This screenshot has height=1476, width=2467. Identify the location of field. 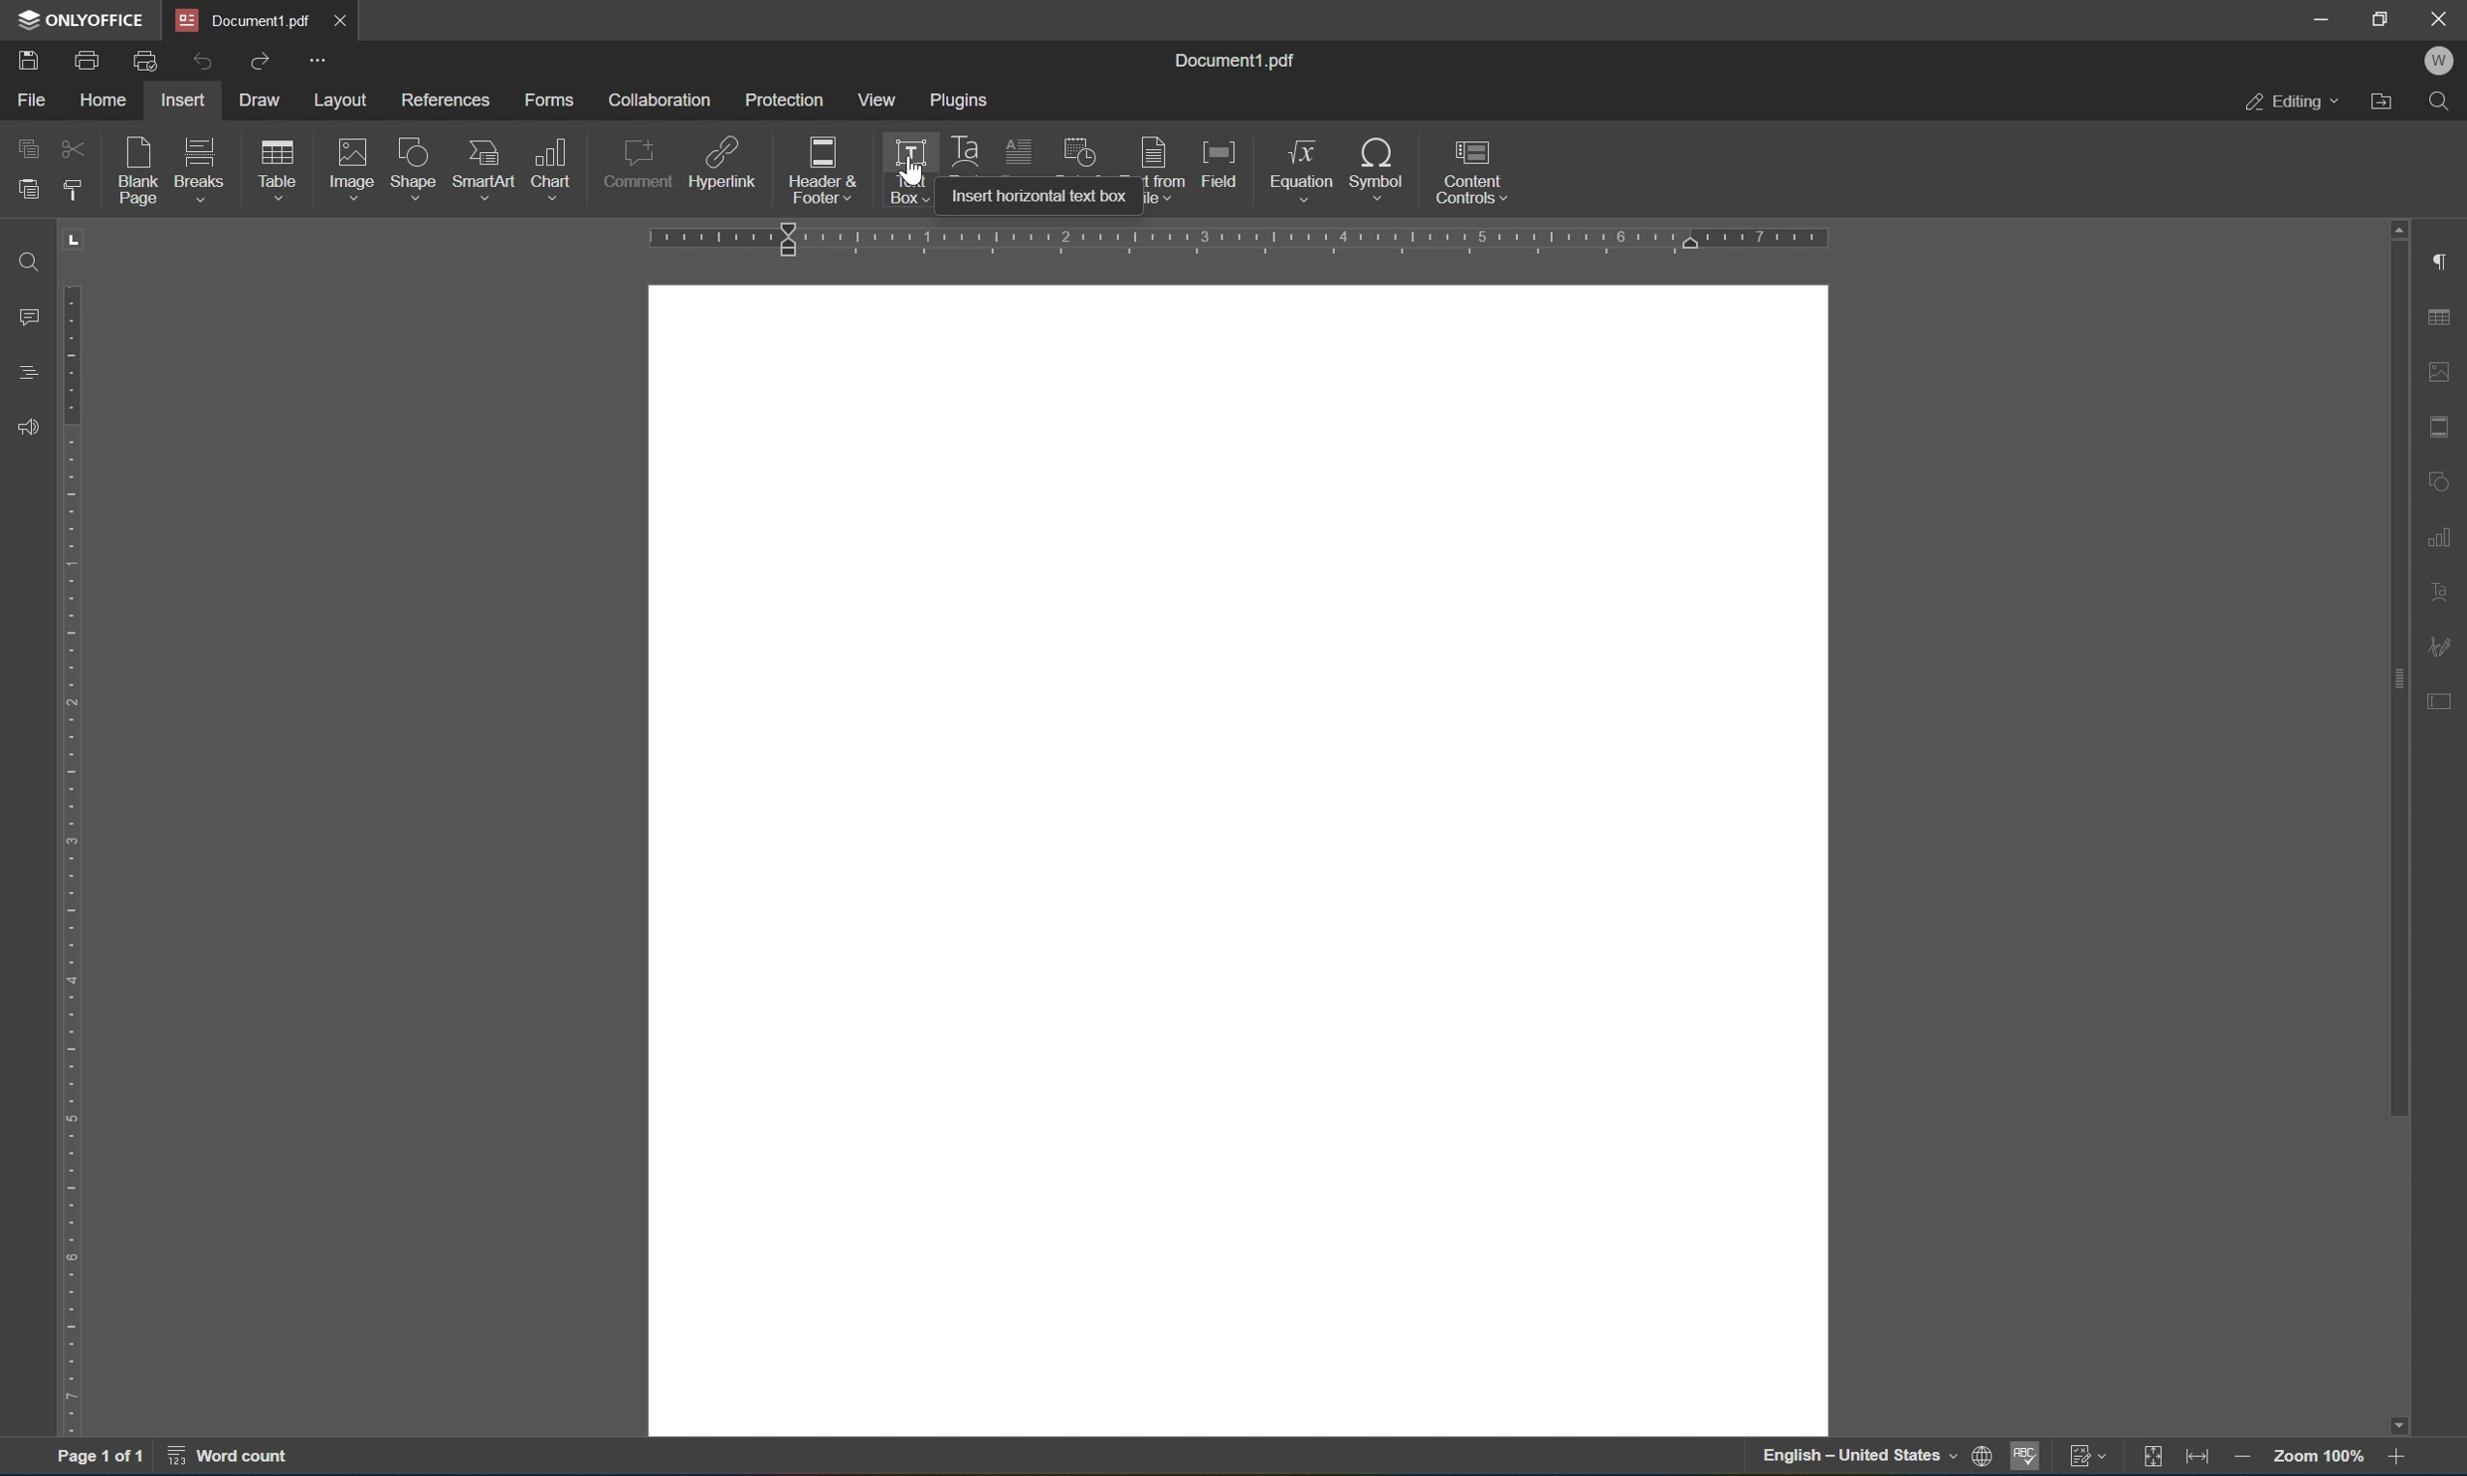
(1221, 164).